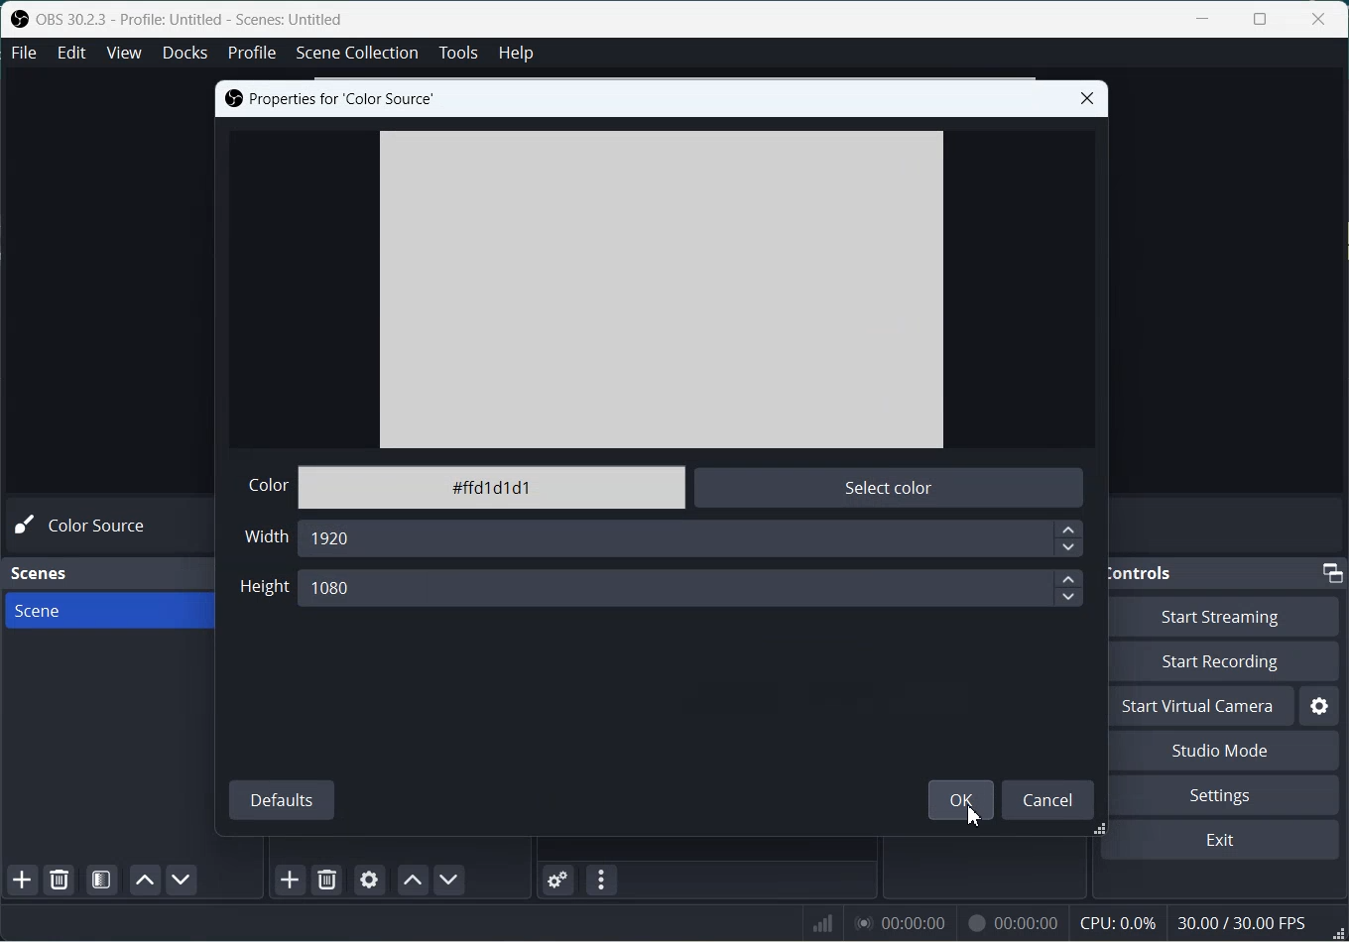 The height and width of the screenshot is (942, 1349). Describe the element at coordinates (1244, 922) in the screenshot. I see `30.00 / 30.00 FPS` at that location.